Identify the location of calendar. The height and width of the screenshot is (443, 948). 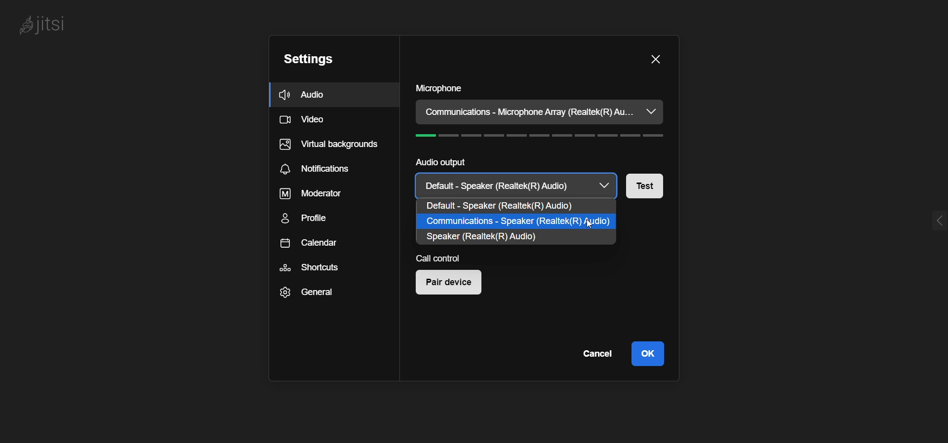
(311, 245).